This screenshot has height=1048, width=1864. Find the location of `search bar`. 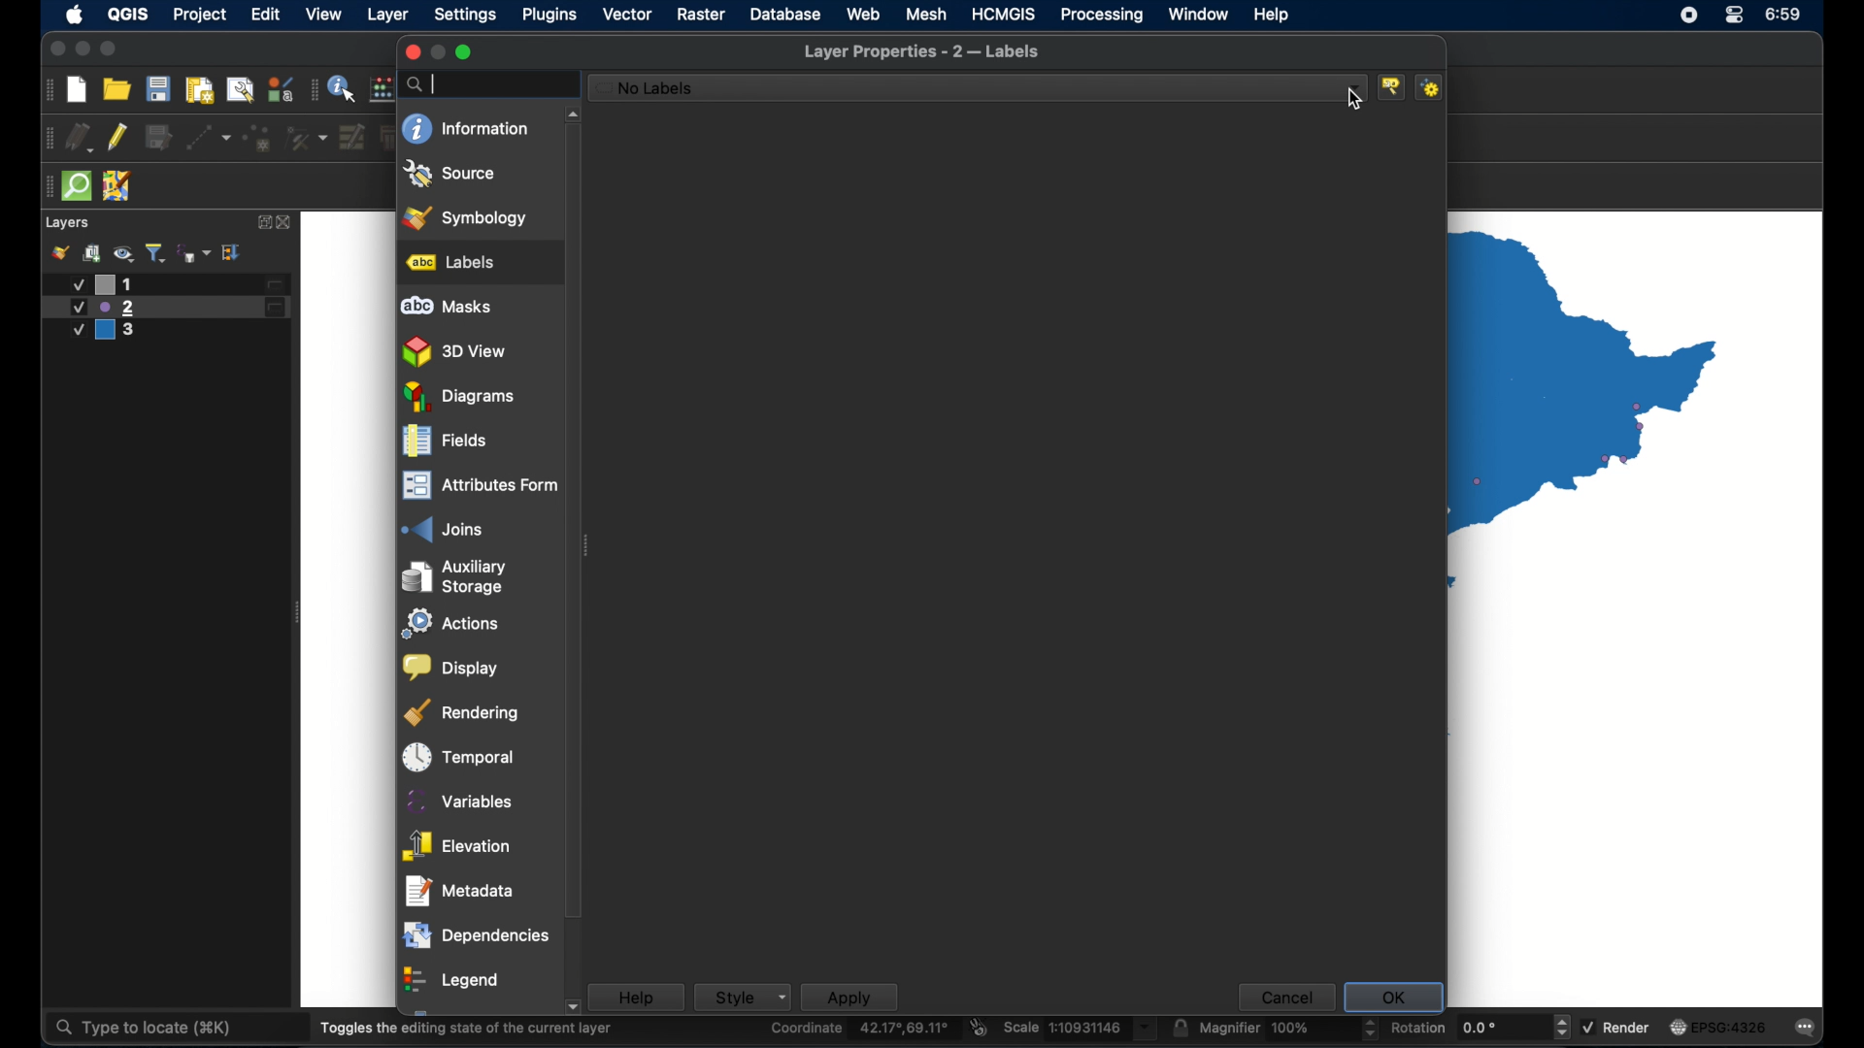

search bar is located at coordinates (488, 84).